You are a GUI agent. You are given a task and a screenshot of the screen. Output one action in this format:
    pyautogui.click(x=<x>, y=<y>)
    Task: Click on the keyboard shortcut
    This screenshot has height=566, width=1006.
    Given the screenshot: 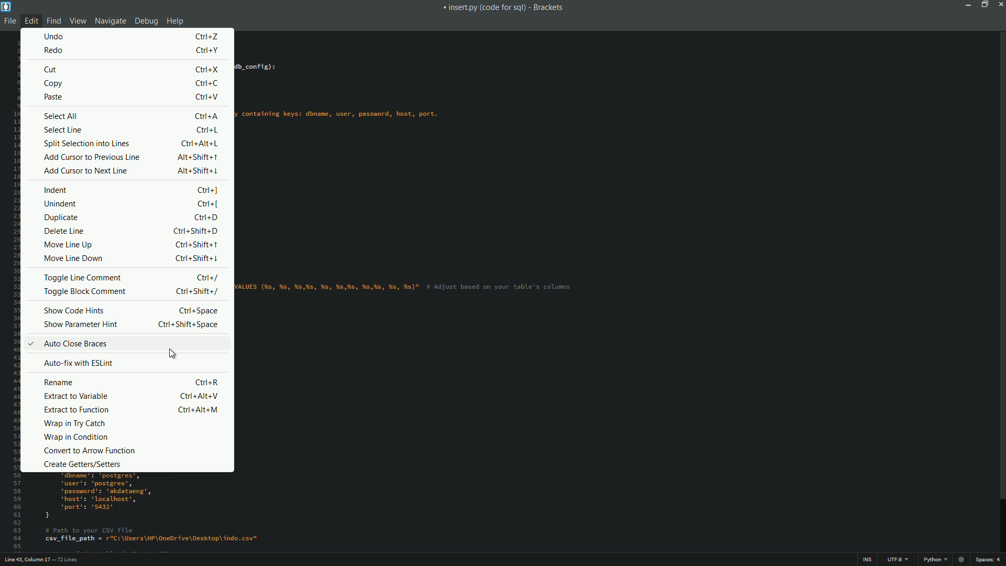 What is the action you would take?
    pyautogui.click(x=199, y=170)
    